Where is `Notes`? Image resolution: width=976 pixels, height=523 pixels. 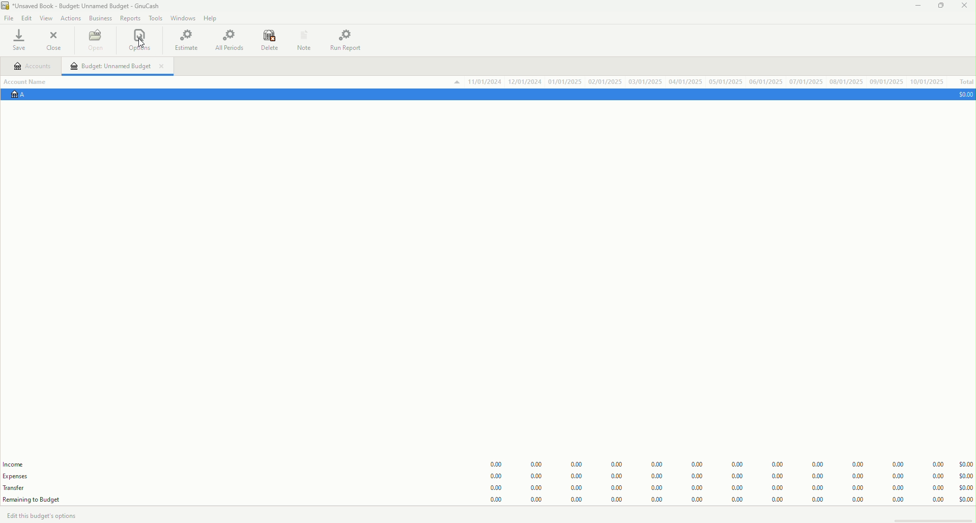 Notes is located at coordinates (303, 39).